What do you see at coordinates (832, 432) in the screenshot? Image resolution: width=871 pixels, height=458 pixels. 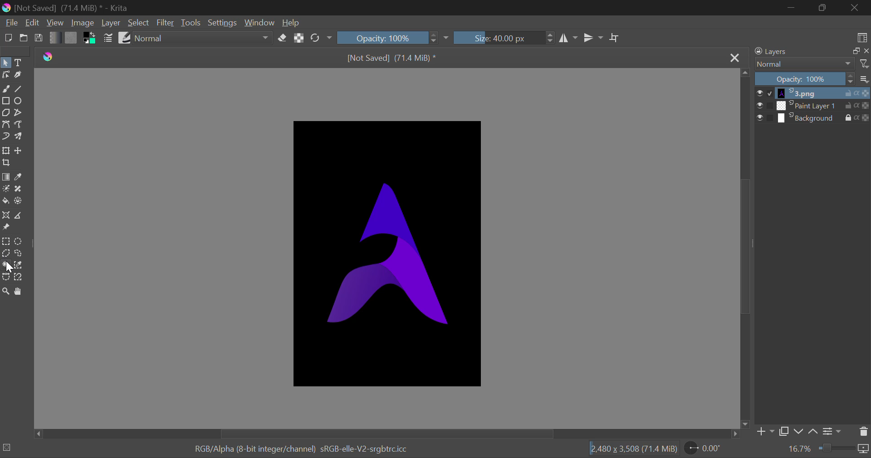 I see `Settings` at bounding box center [832, 432].